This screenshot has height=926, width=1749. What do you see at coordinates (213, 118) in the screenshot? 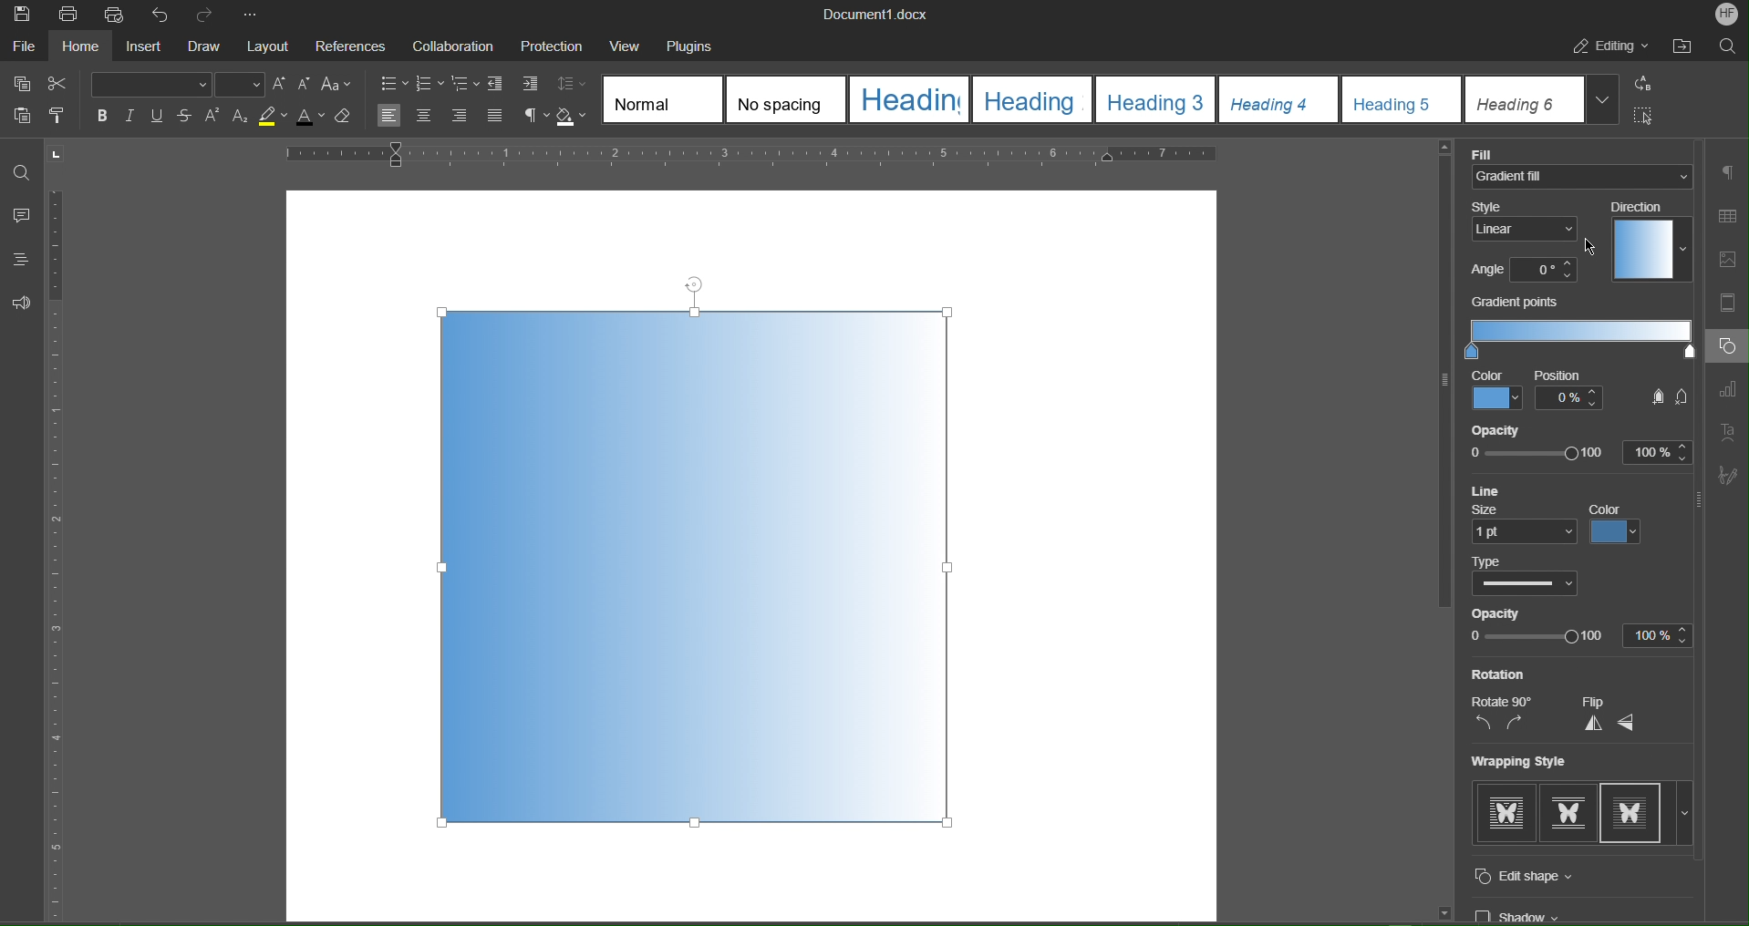
I see `Superscript` at bounding box center [213, 118].